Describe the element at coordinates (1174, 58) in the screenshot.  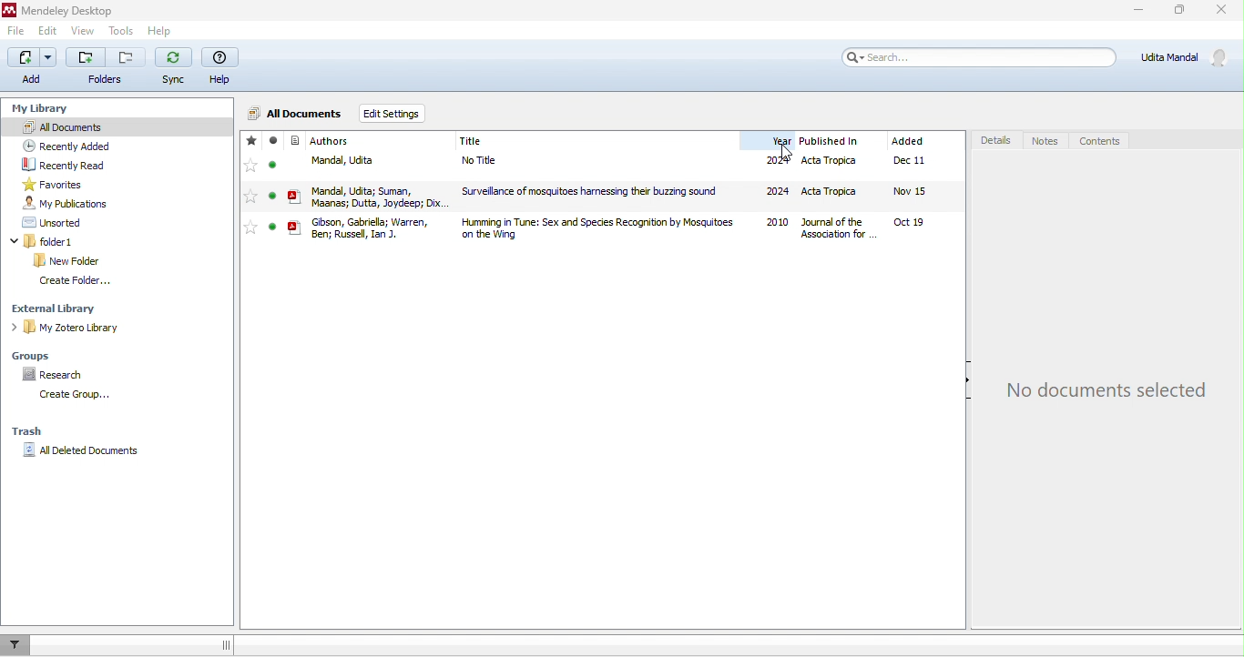
I see `Udit Mandal` at that location.